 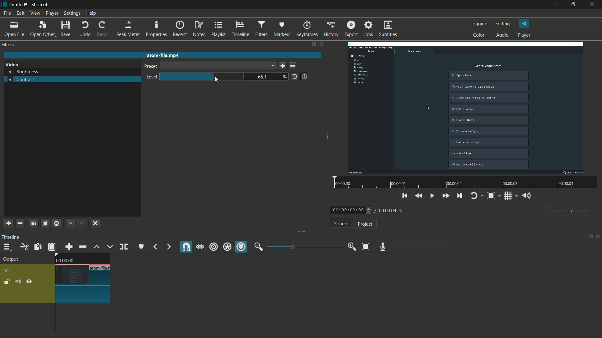 I want to click on skip to the next point, so click(x=460, y=197).